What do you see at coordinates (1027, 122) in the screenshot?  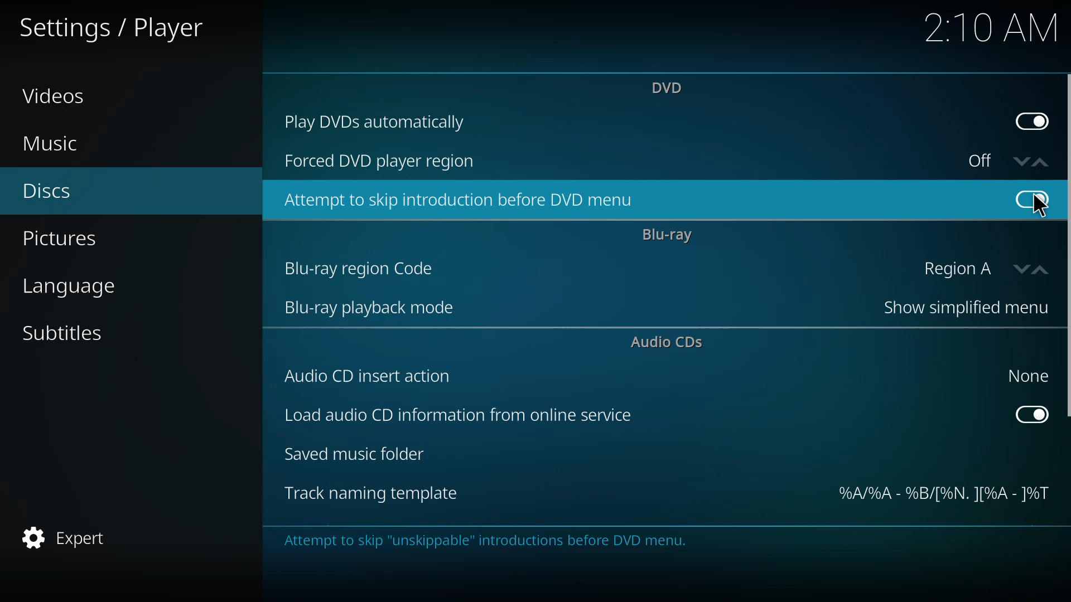 I see `enabled` at bounding box center [1027, 122].